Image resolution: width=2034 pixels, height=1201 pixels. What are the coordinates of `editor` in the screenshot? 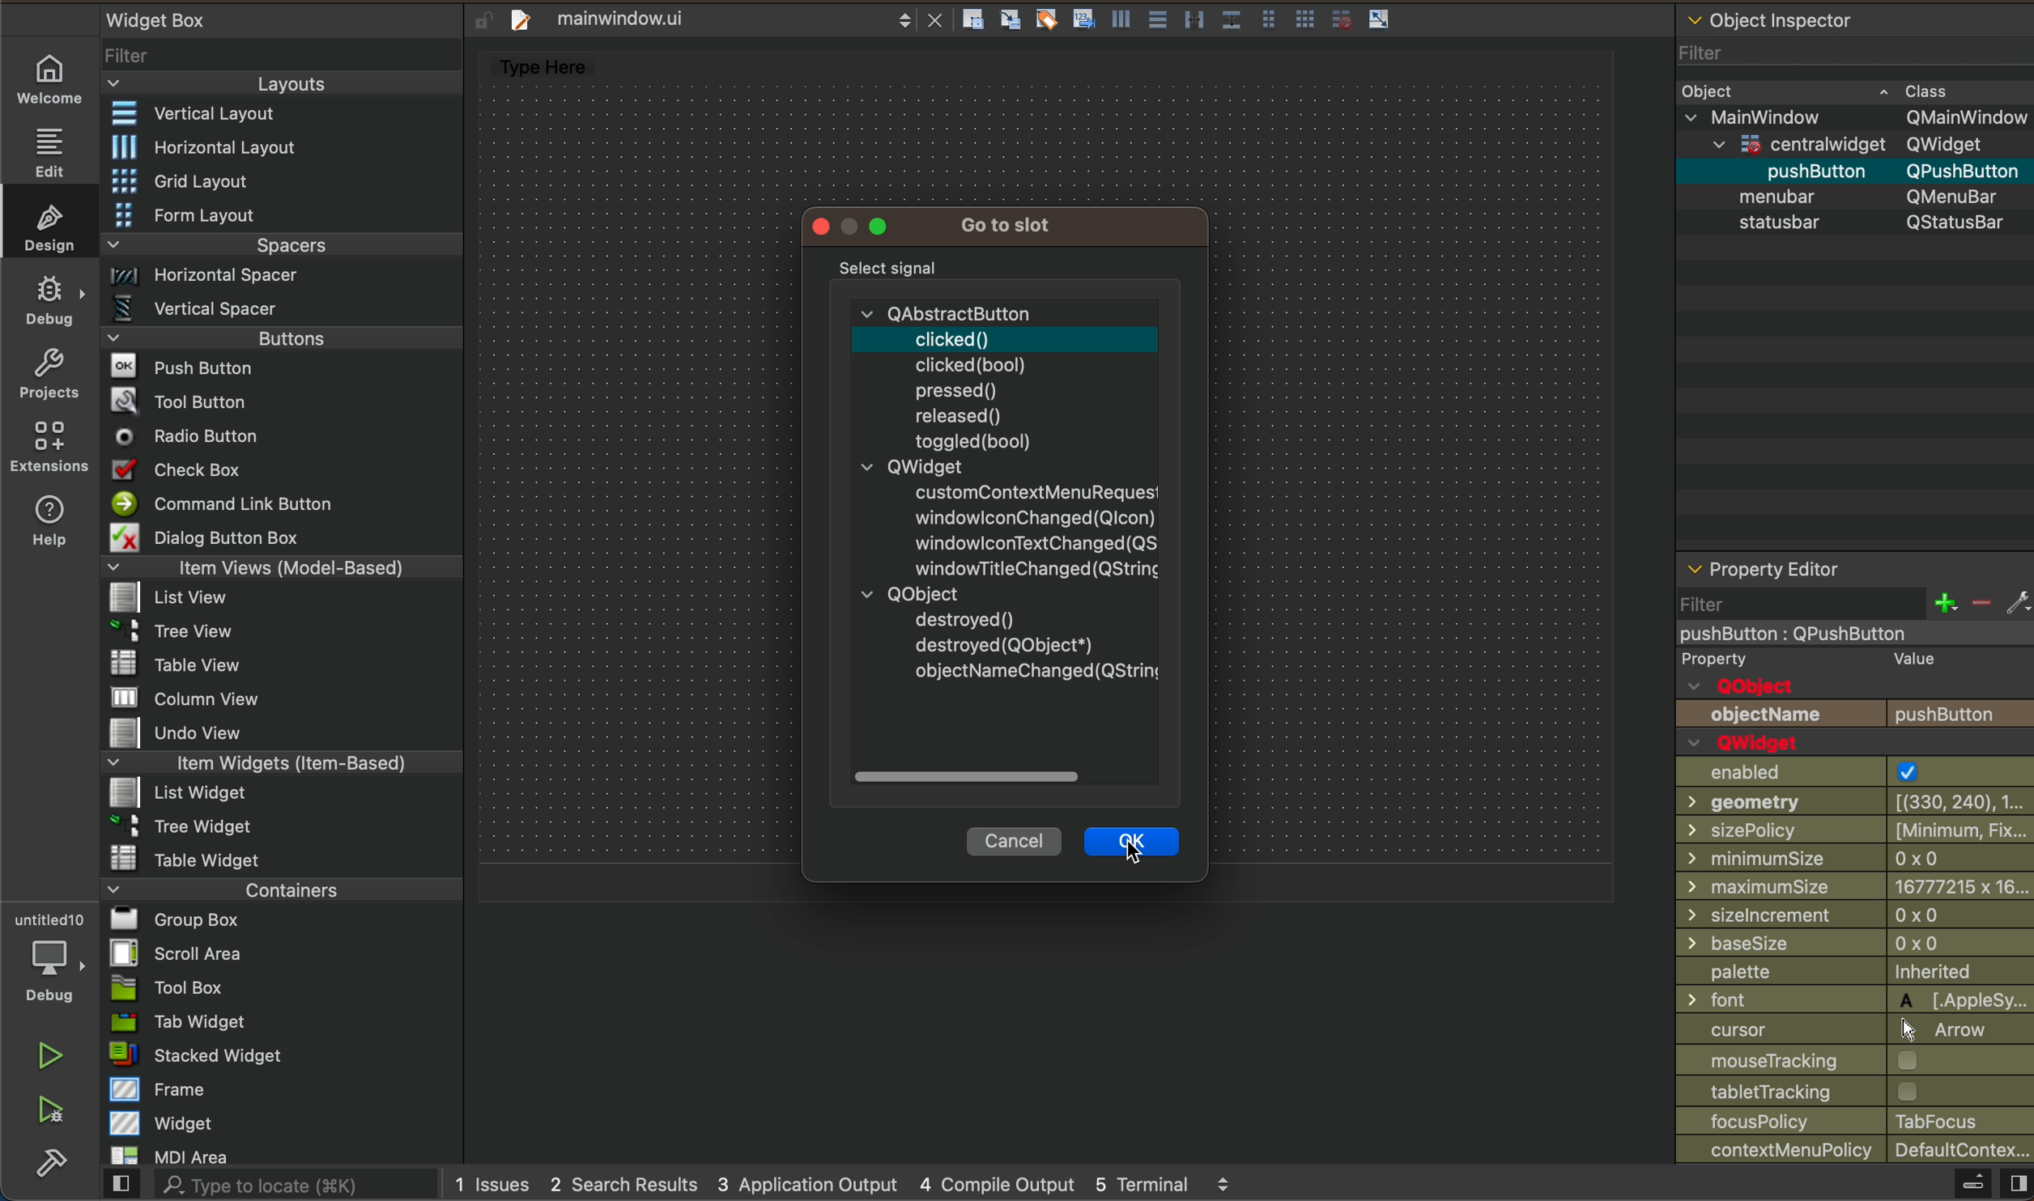 It's located at (535, 63).